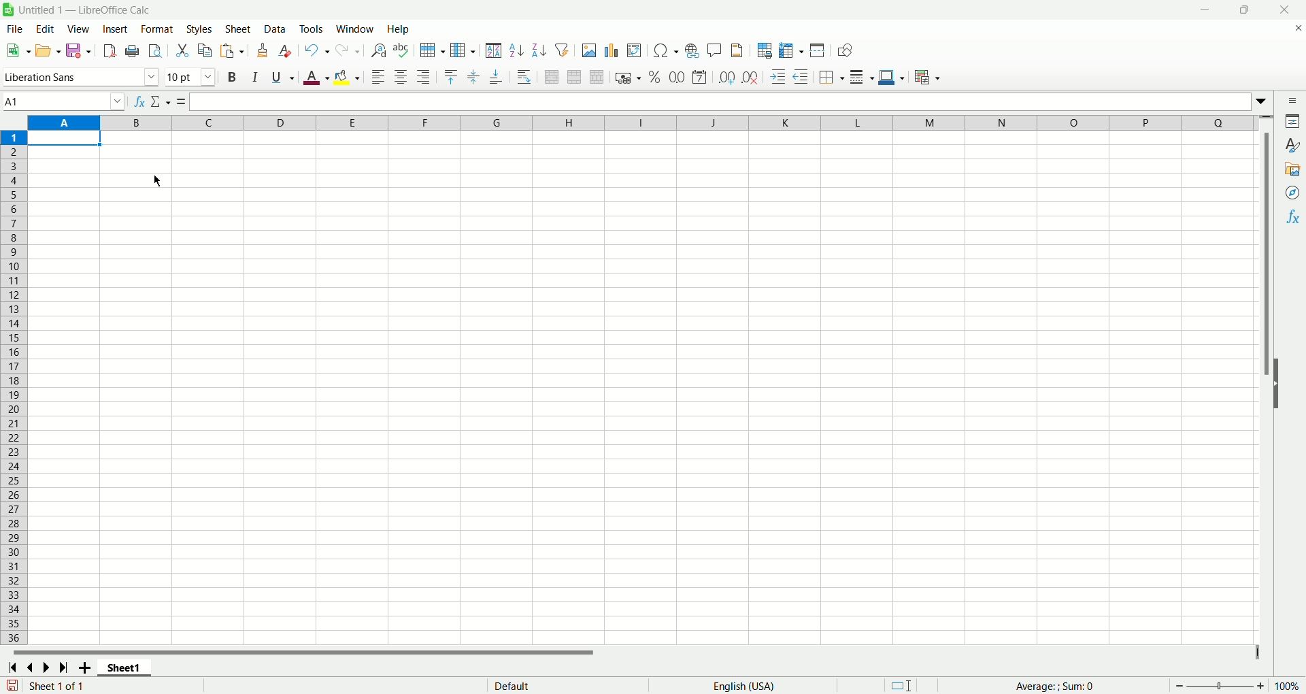 The width and height of the screenshot is (1306, 694). I want to click on insert chart, so click(613, 52).